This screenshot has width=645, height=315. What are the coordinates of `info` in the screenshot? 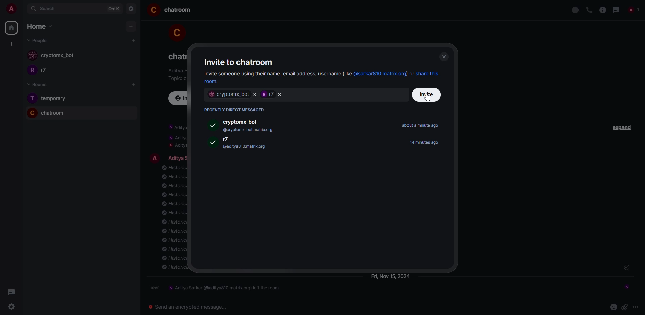 It's located at (176, 71).